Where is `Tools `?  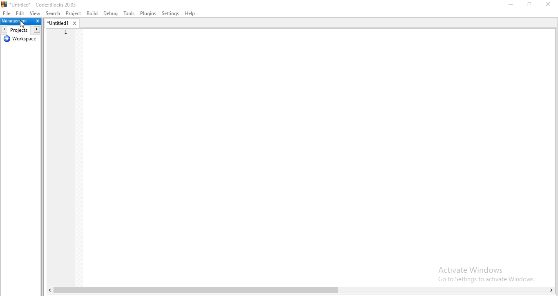 Tools  is located at coordinates (128, 13).